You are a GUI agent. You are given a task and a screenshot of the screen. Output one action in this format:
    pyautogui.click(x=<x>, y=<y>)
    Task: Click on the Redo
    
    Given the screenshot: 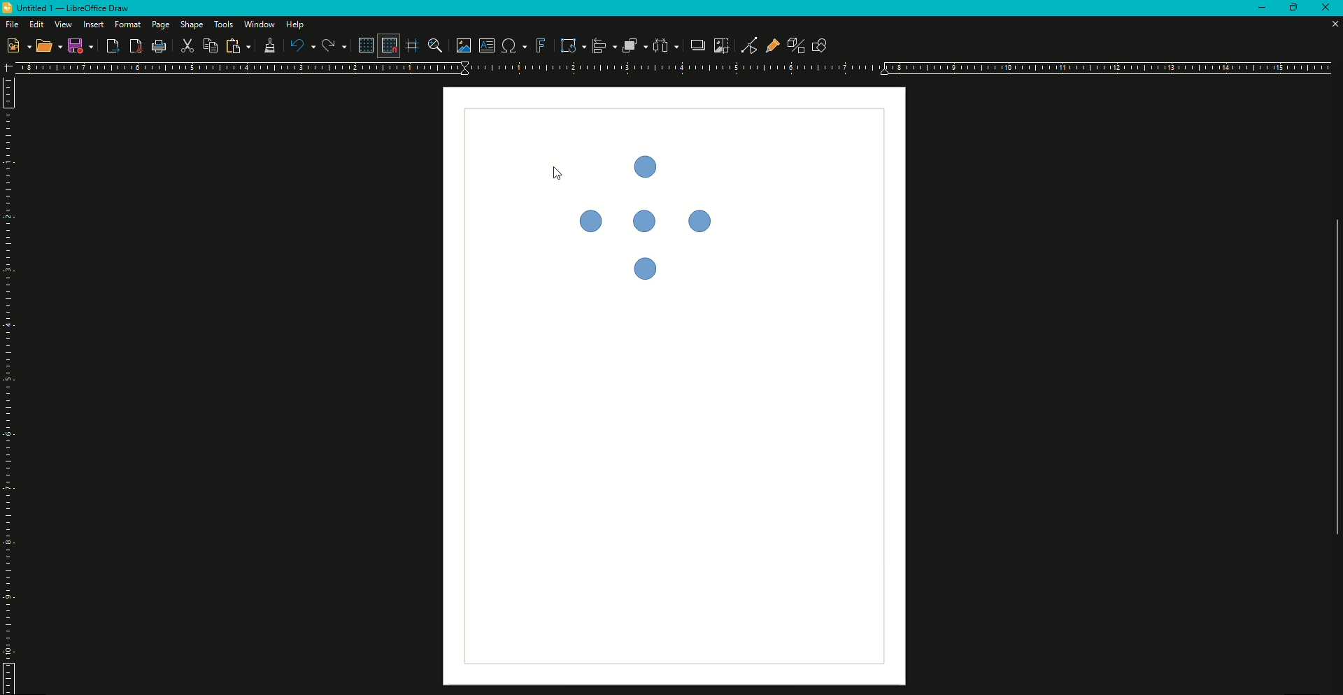 What is the action you would take?
    pyautogui.click(x=334, y=45)
    